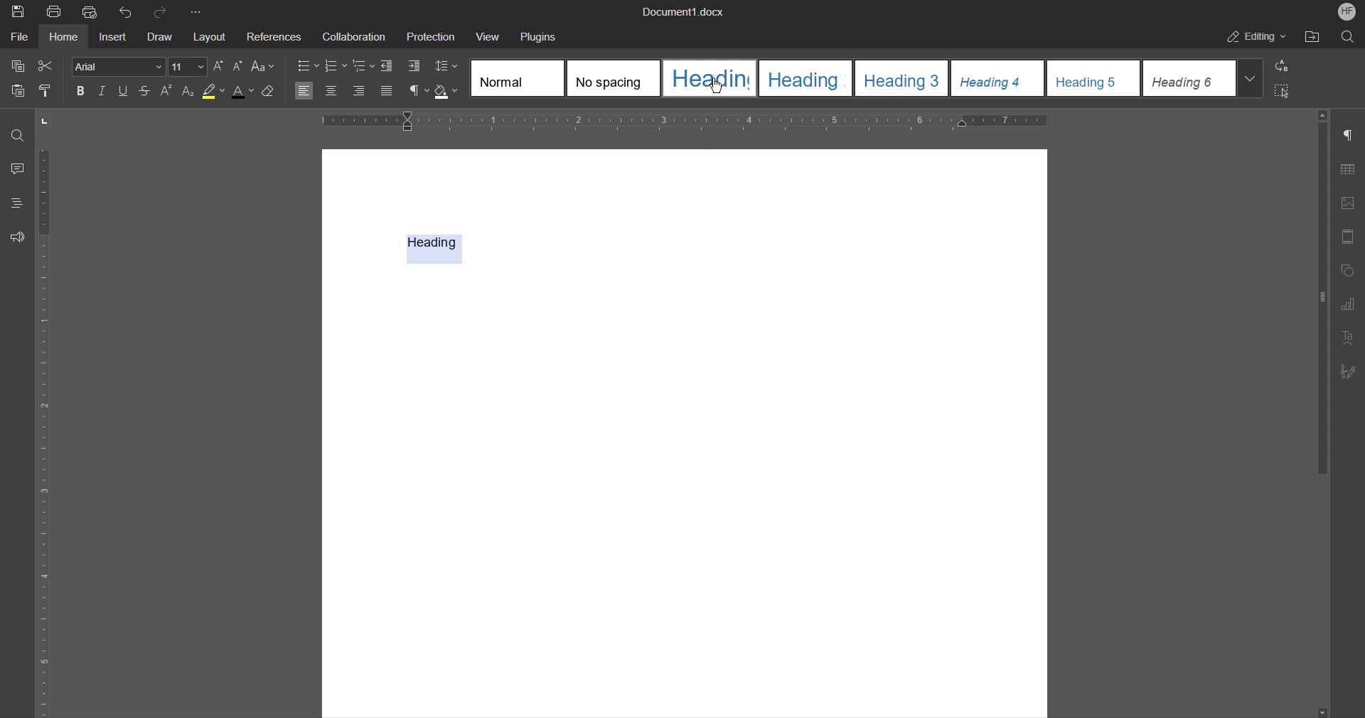 The image size is (1365, 718). I want to click on Signature, so click(1349, 371).